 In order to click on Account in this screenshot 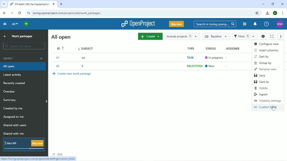, I will do `click(275, 13)`.